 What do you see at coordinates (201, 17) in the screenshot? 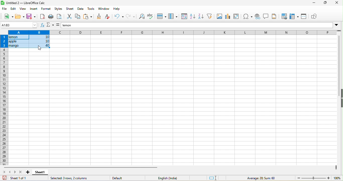
I see `sort descending` at bounding box center [201, 17].